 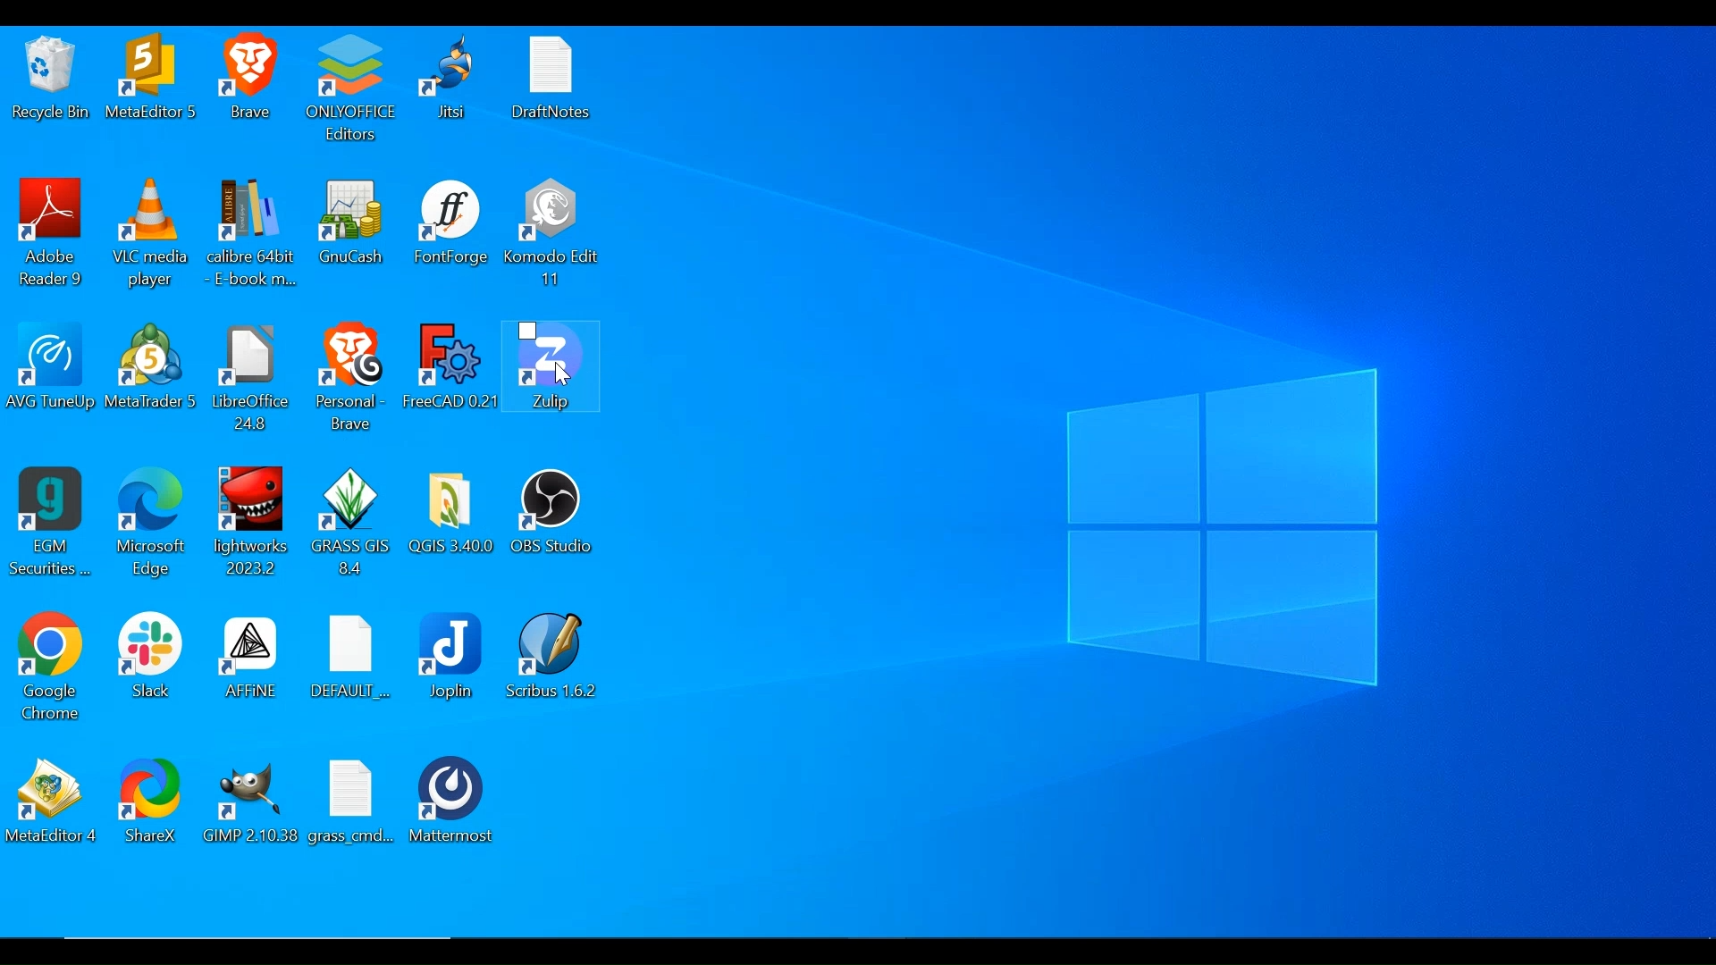 I want to click on Default Desktop icon, so click(x=357, y=659).